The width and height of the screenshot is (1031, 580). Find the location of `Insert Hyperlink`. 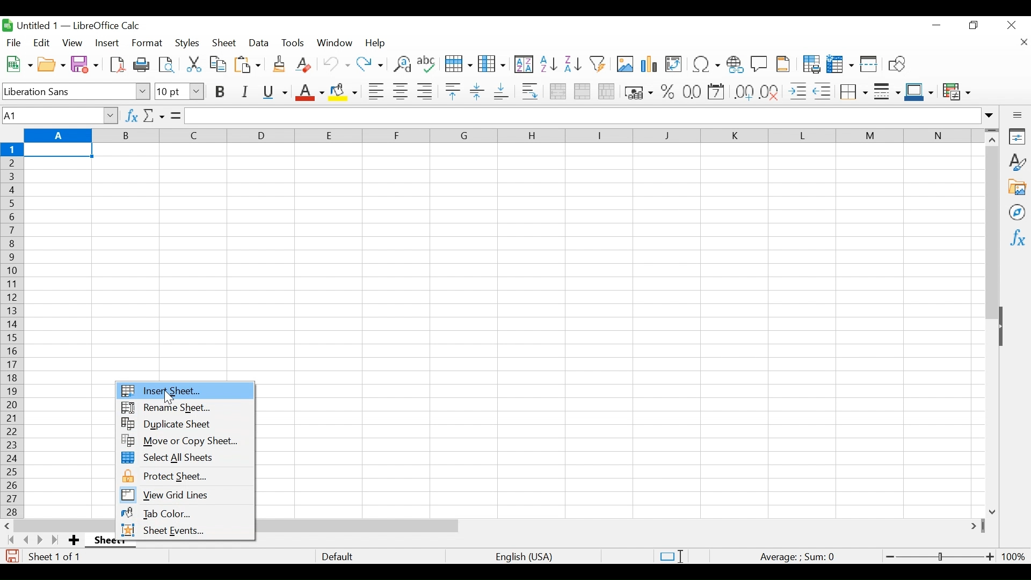

Insert Hyperlink is located at coordinates (735, 66).